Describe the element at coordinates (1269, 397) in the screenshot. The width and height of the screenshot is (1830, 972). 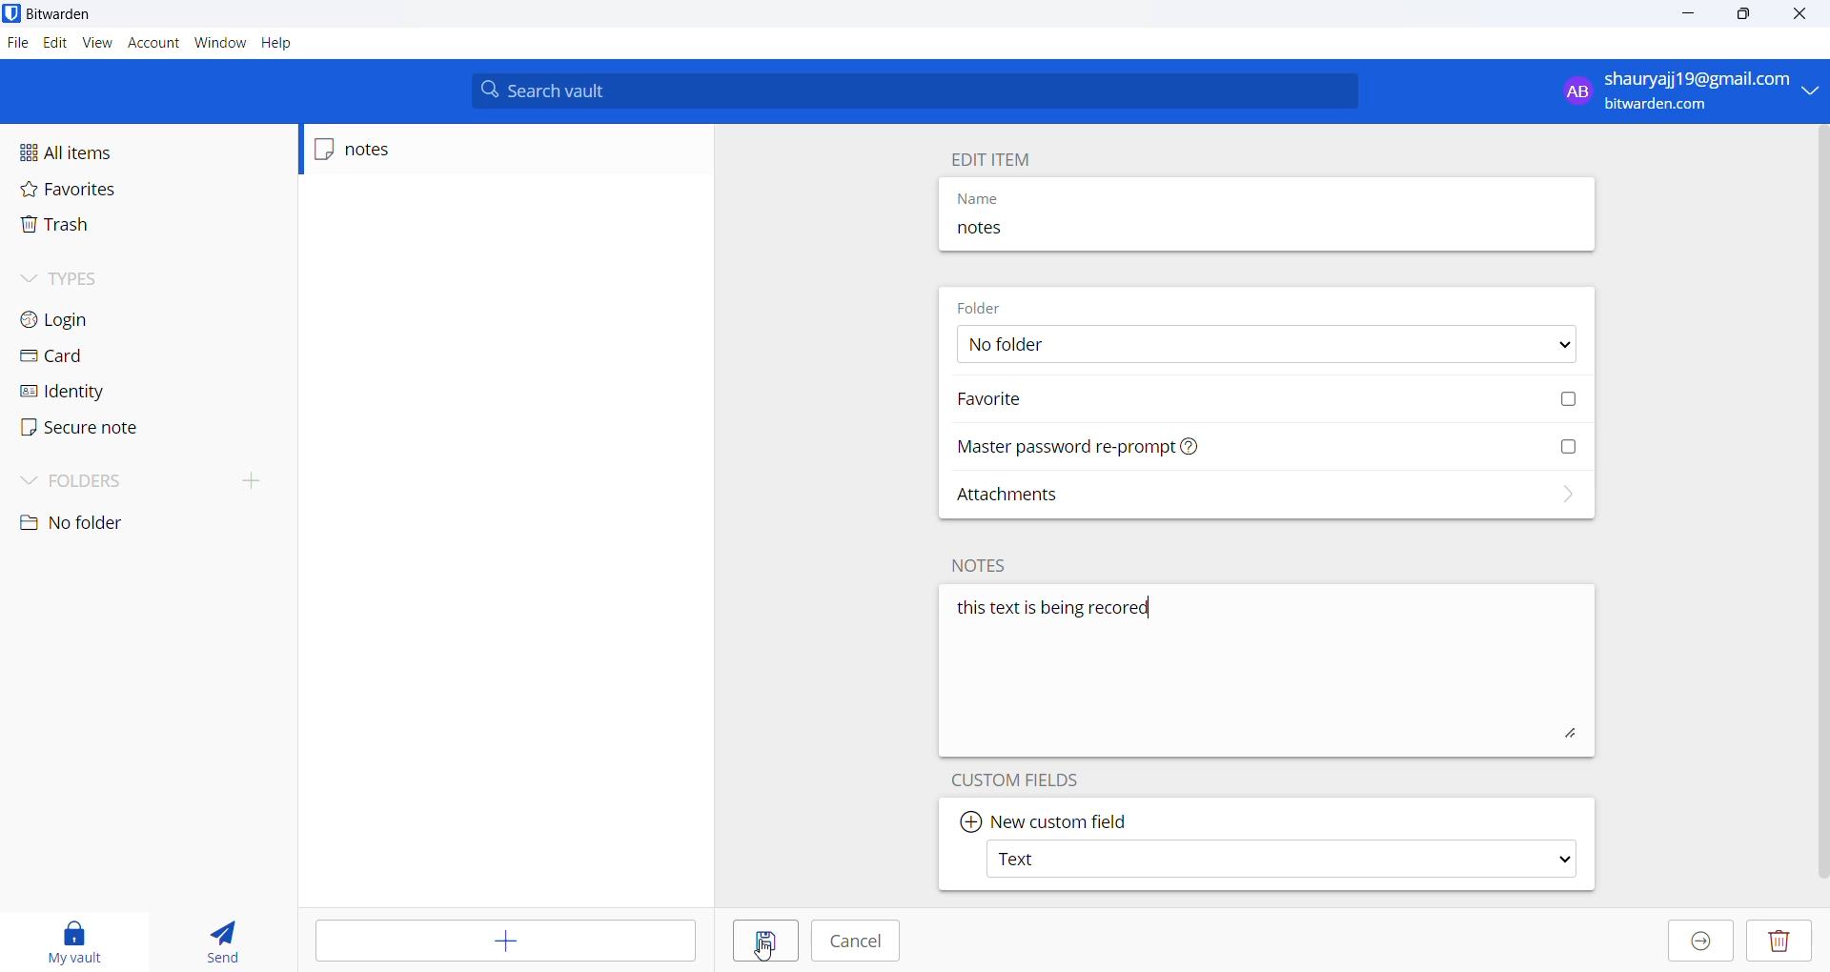
I see `favorite` at that location.